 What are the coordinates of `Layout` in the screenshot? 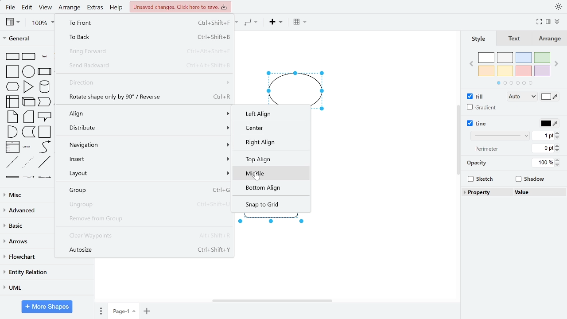 It's located at (144, 173).